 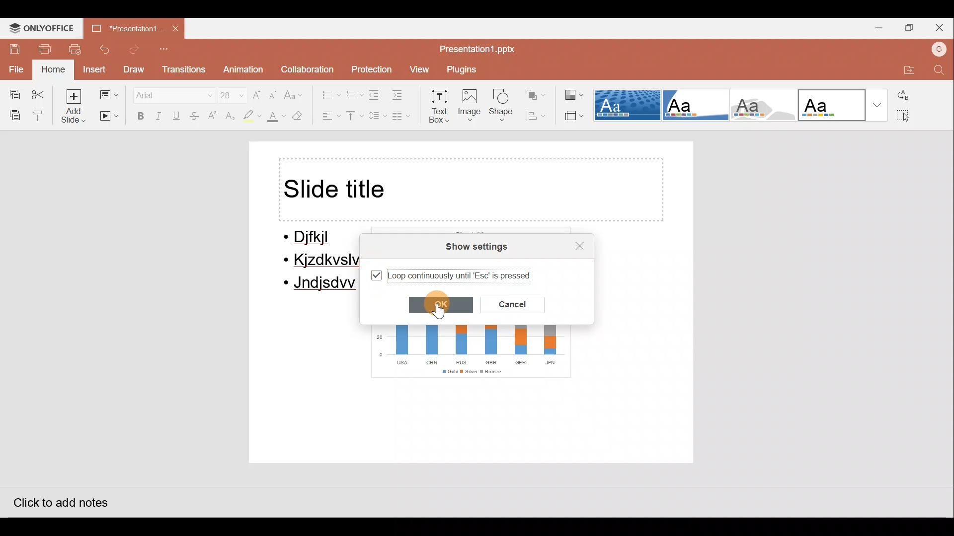 I want to click on Print preview, so click(x=70, y=50).